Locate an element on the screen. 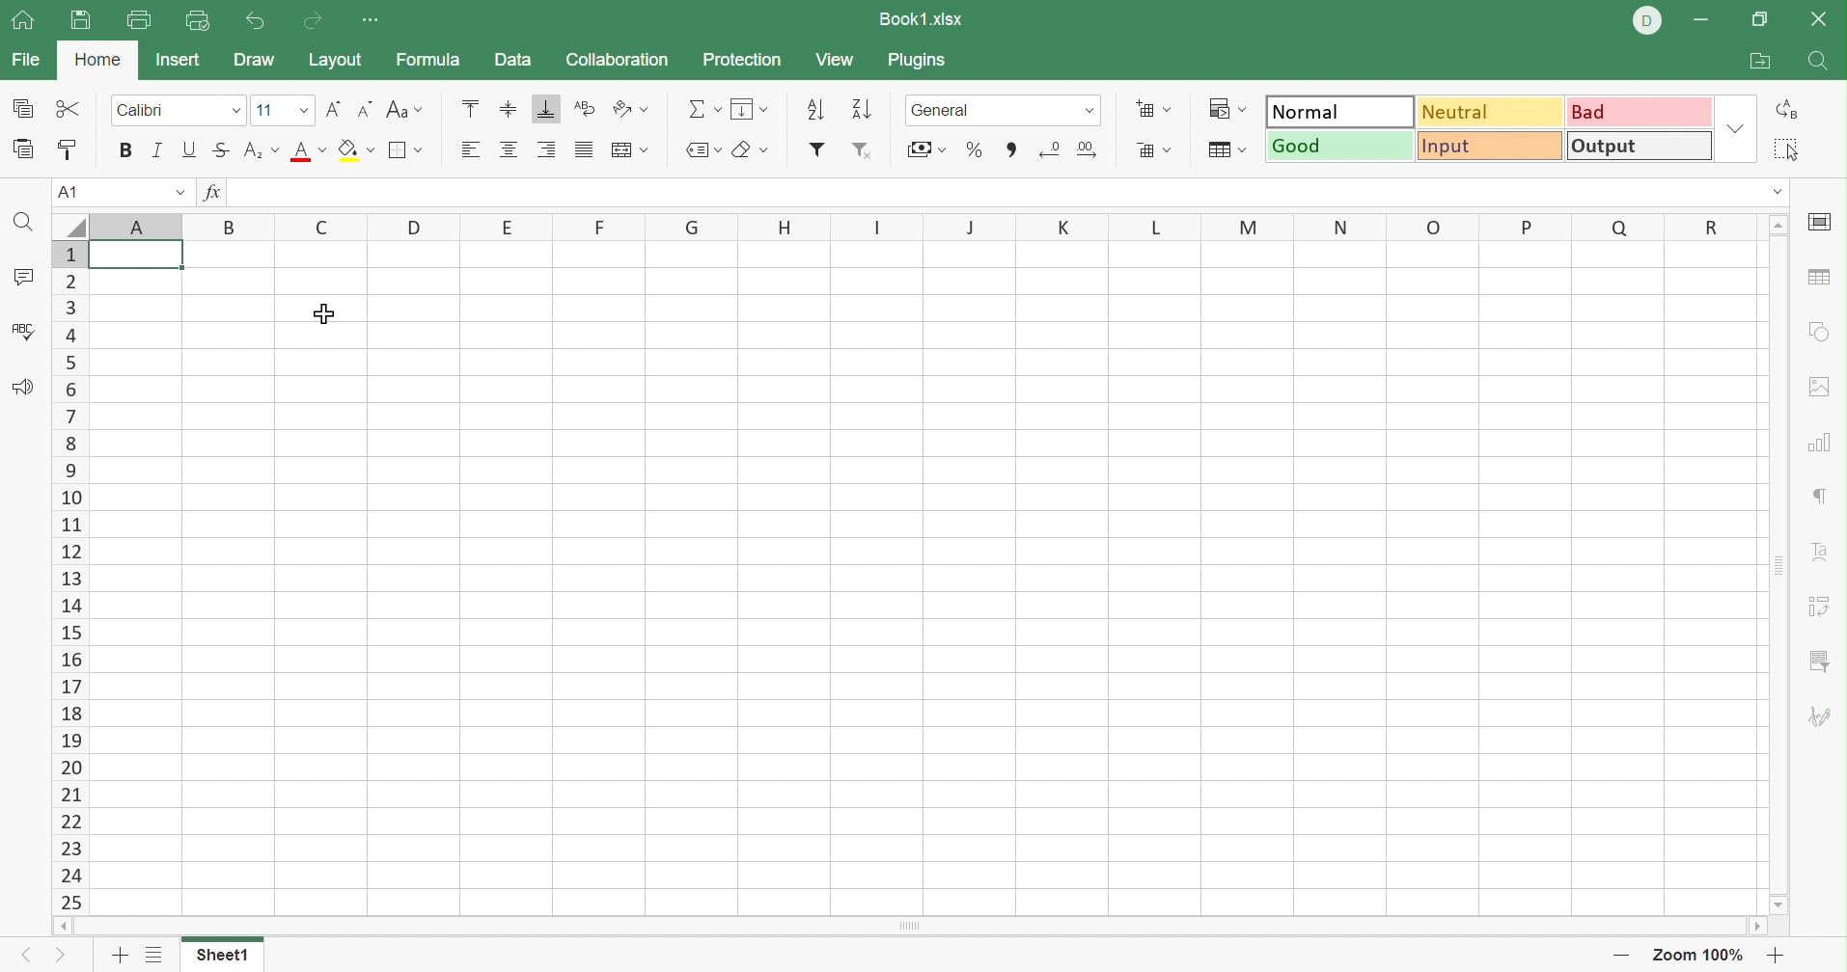 The height and width of the screenshot is (972, 1847). A1 is located at coordinates (69, 194).